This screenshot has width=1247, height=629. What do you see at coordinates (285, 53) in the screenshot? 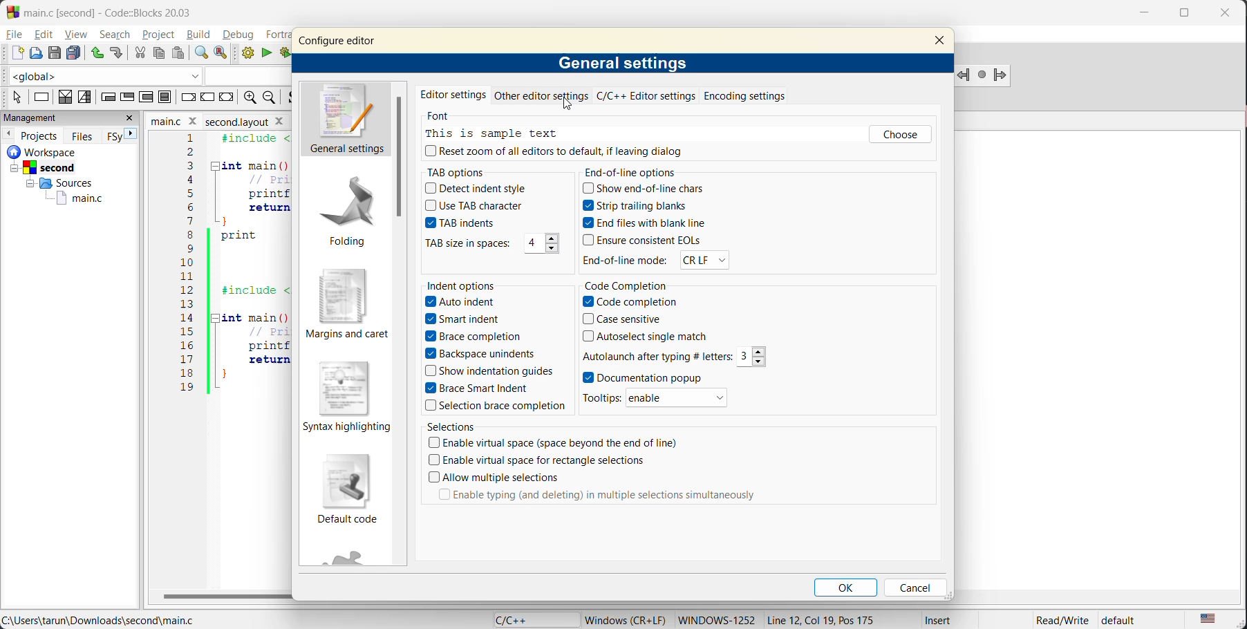
I see `build and run` at bounding box center [285, 53].